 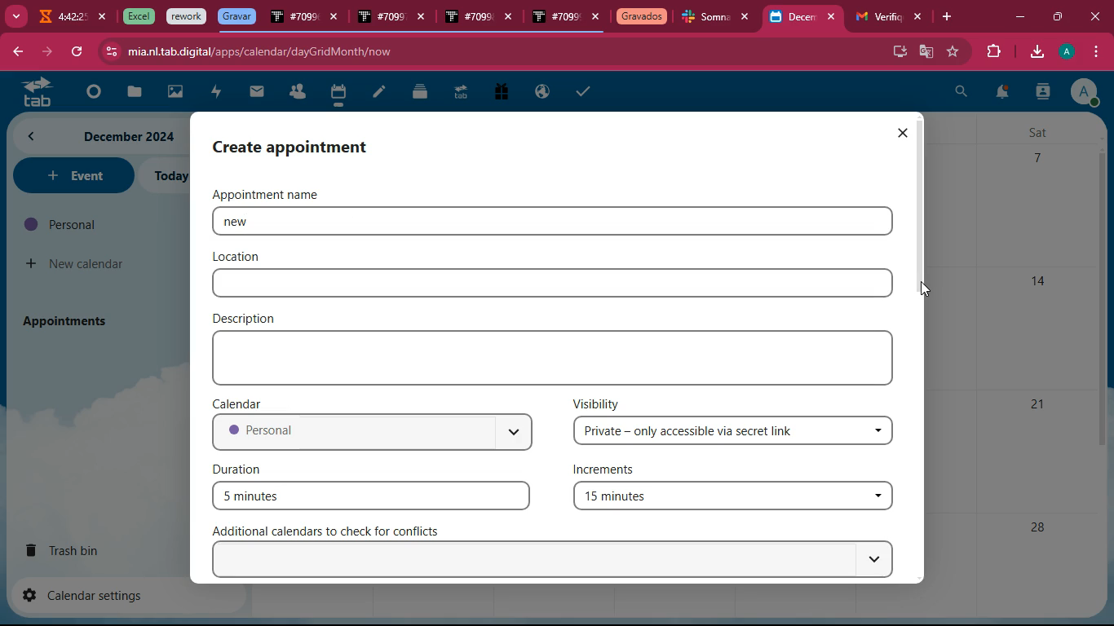 I want to click on type, so click(x=552, y=284).